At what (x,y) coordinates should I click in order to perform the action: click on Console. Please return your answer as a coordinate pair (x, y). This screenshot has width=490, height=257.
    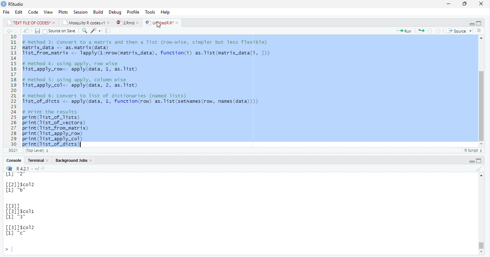
    Looking at the image, I should click on (14, 160).